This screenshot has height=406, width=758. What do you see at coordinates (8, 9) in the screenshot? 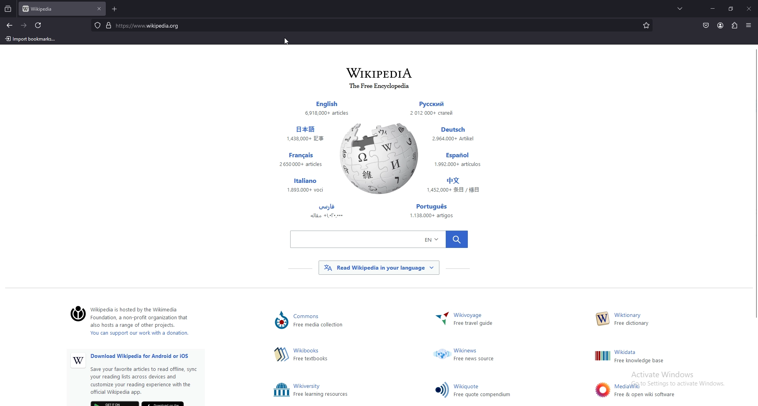
I see `recent browsing` at bounding box center [8, 9].